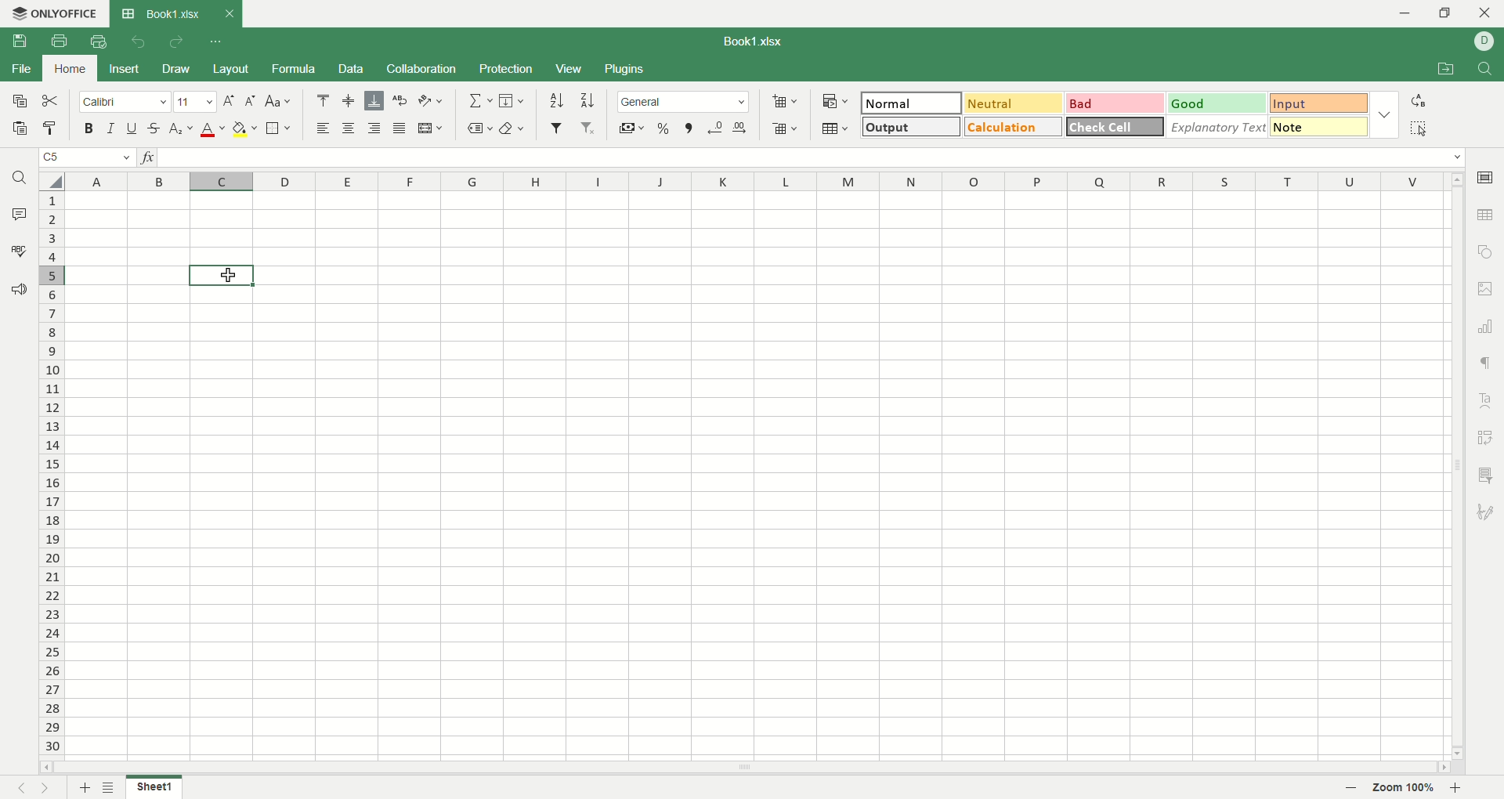 This screenshot has height=799, width=1504. Describe the element at coordinates (279, 100) in the screenshot. I see `case` at that location.